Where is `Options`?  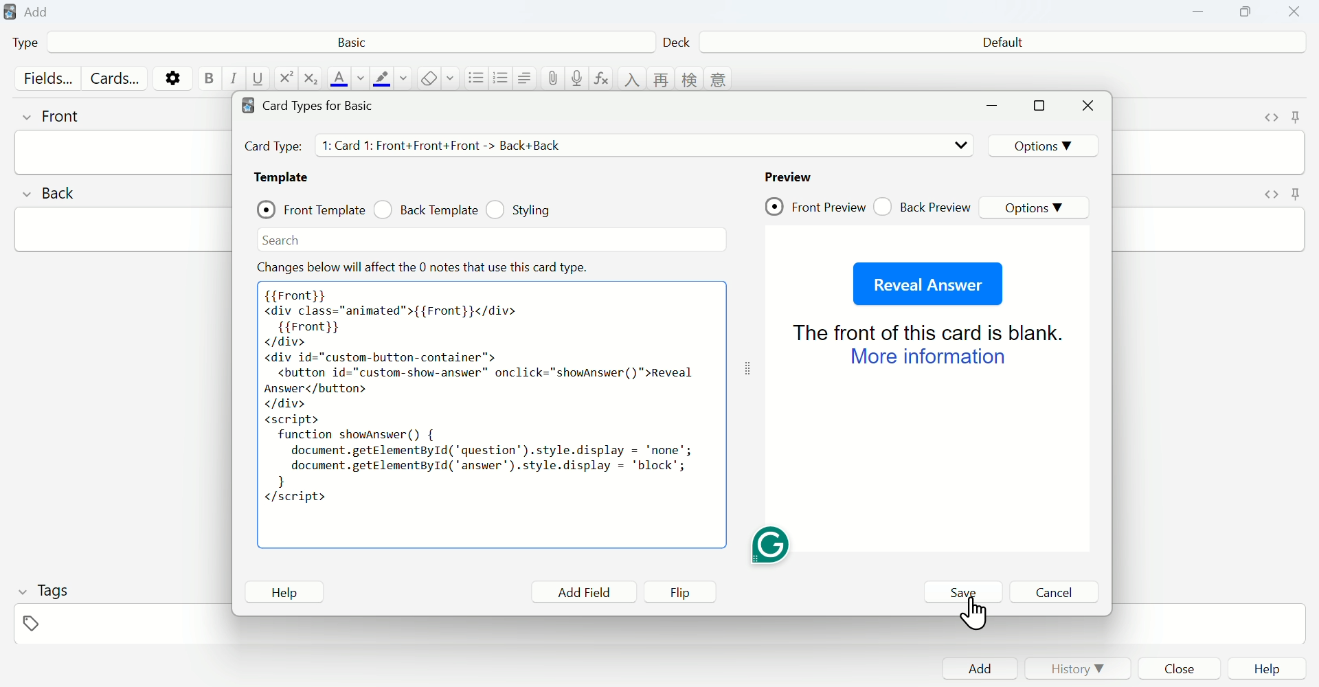 Options is located at coordinates (1045, 146).